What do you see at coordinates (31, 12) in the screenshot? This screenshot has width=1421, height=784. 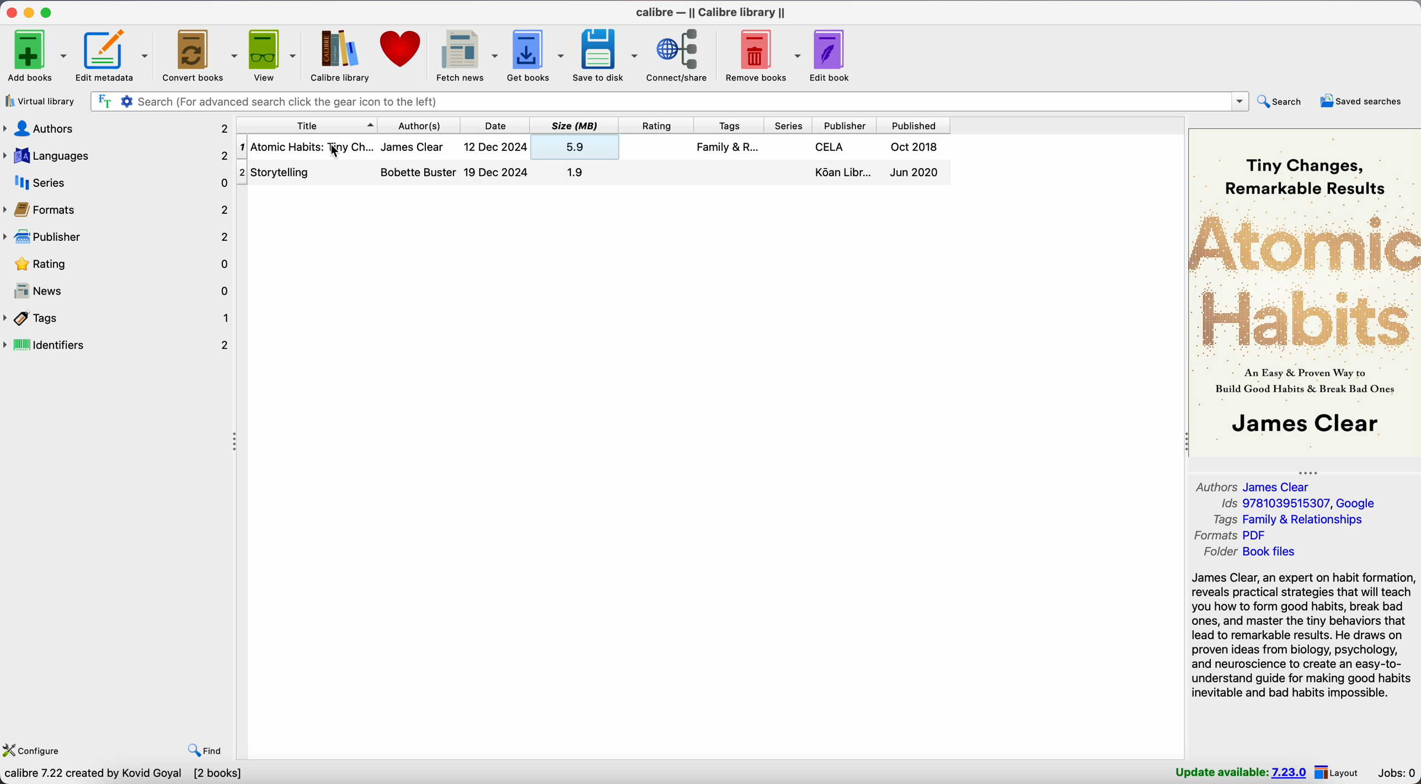 I see `minimize Calibre` at bounding box center [31, 12].